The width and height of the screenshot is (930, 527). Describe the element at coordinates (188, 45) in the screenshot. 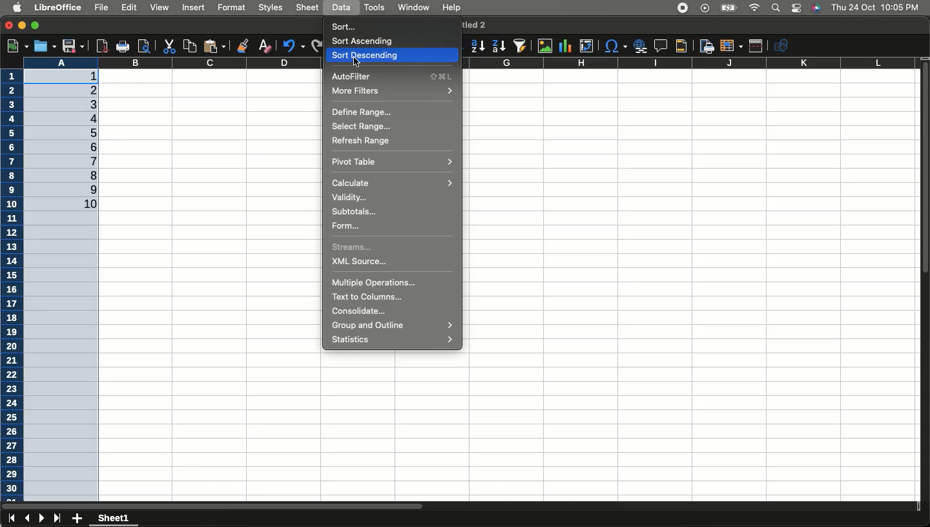

I see `Copy` at that location.